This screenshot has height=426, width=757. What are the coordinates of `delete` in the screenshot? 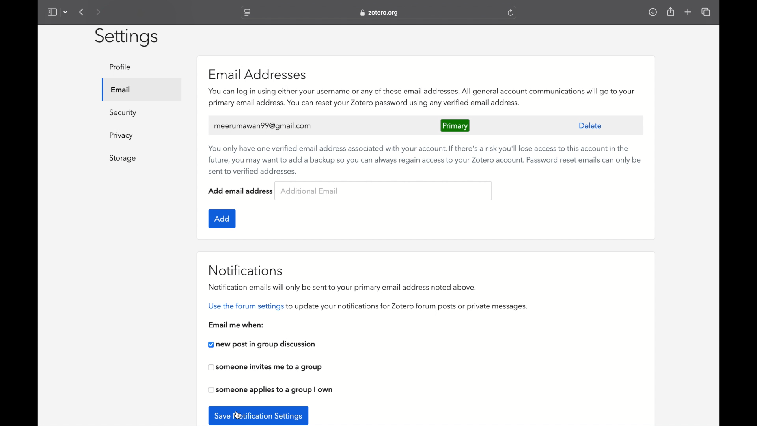 It's located at (590, 125).